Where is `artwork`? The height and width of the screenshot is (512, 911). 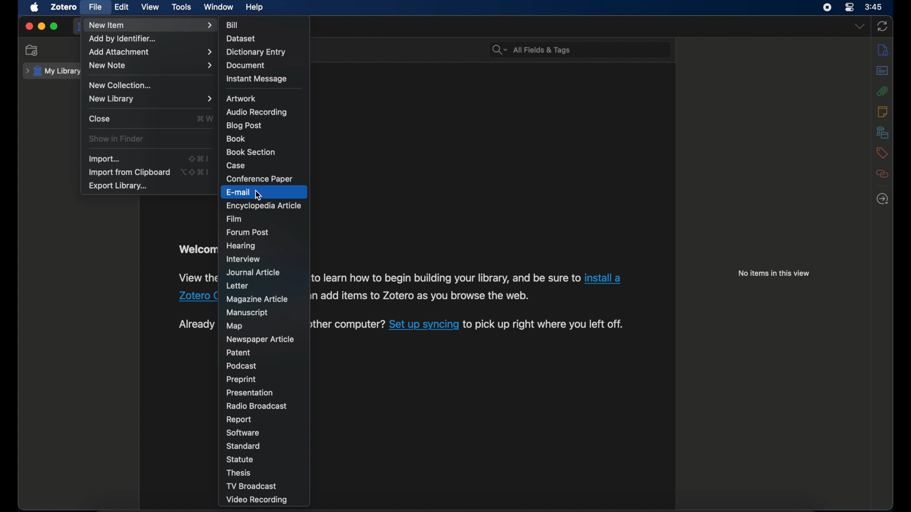 artwork is located at coordinates (242, 98).